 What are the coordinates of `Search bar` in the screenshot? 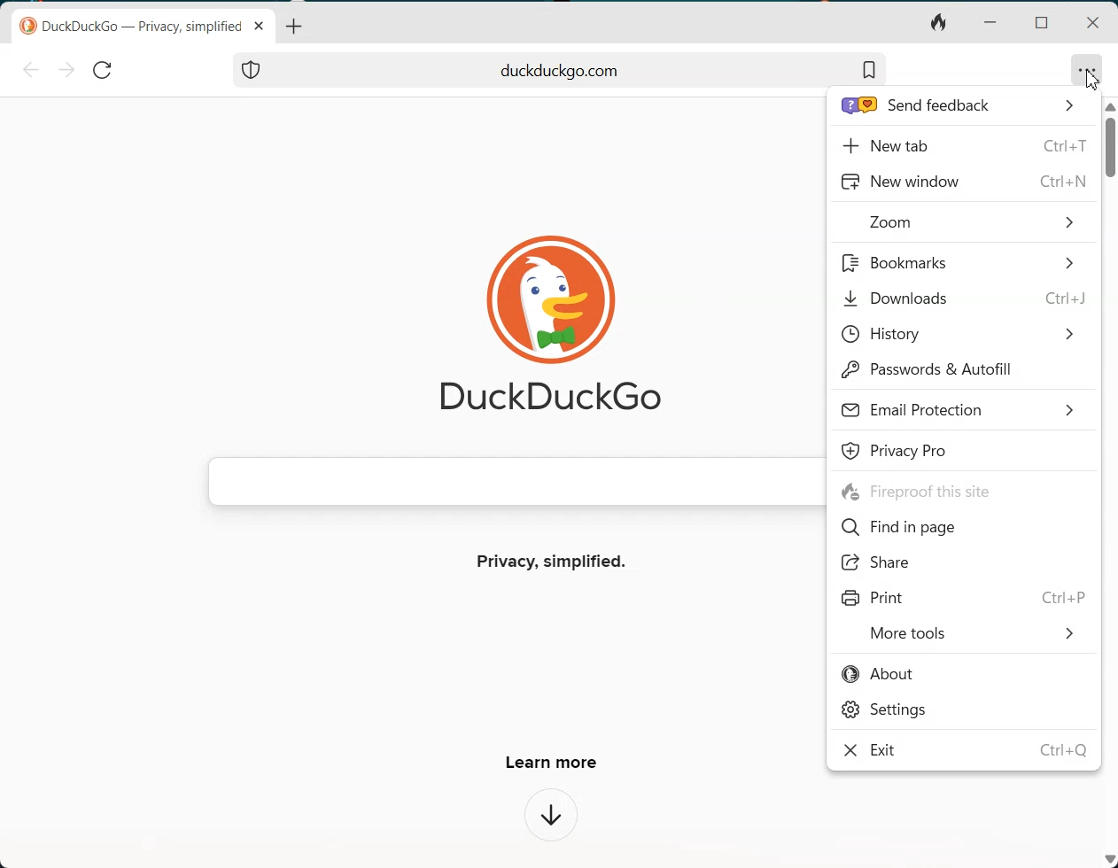 It's located at (511, 481).